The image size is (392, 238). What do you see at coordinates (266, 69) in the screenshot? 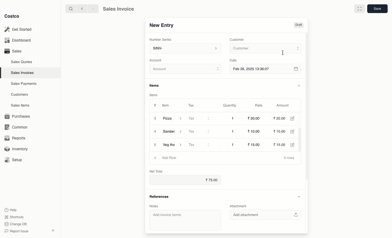
I see `Feb 26, 2025 13:36:07` at bounding box center [266, 69].